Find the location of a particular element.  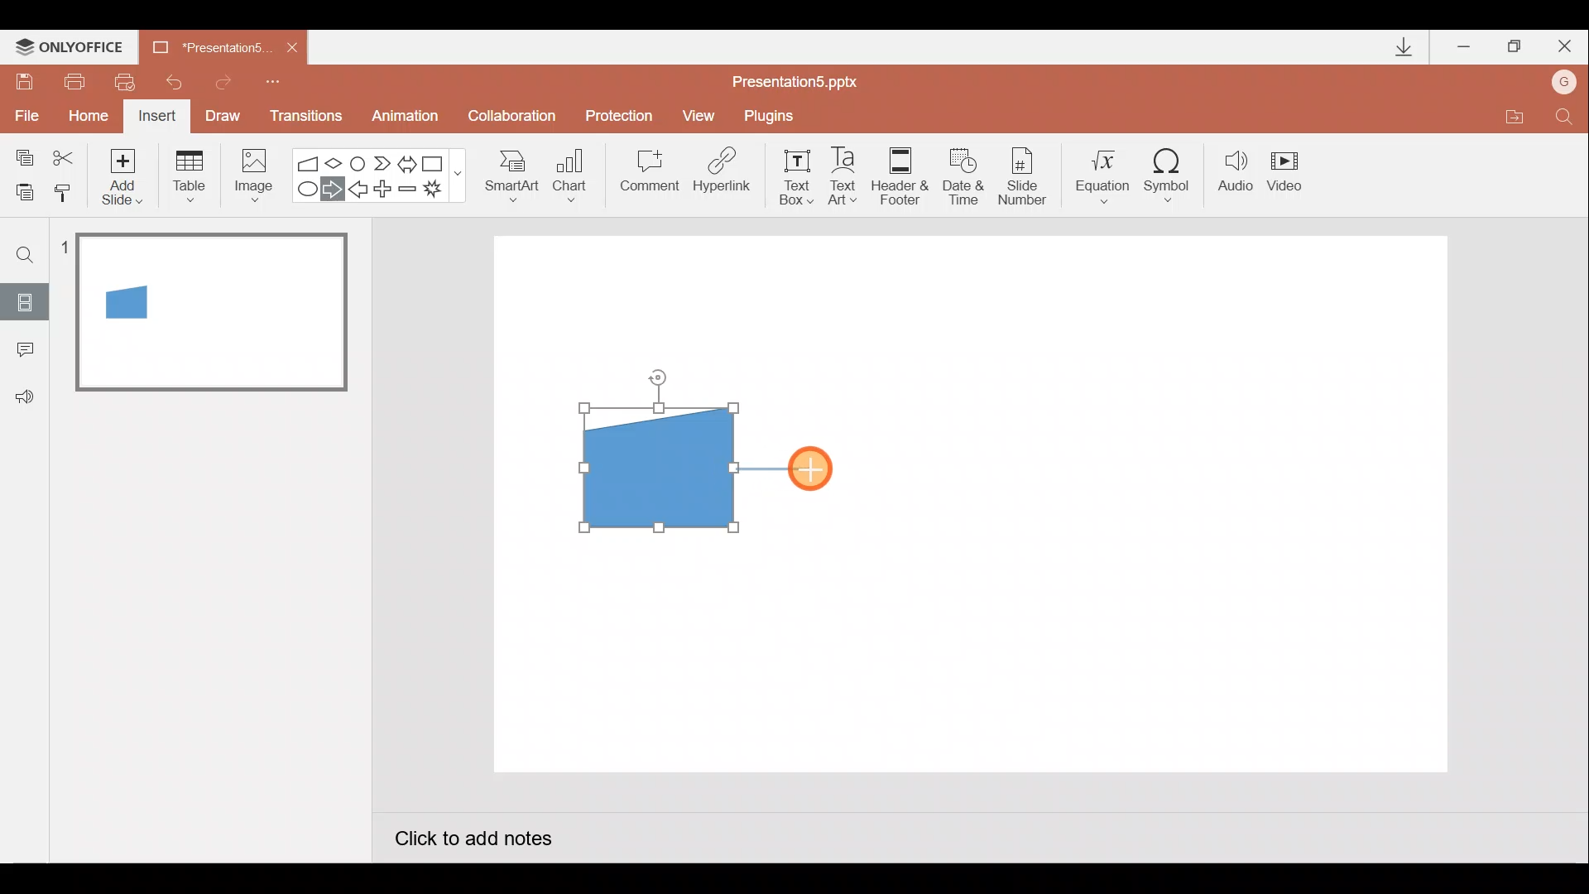

Print file is located at coordinates (71, 80).